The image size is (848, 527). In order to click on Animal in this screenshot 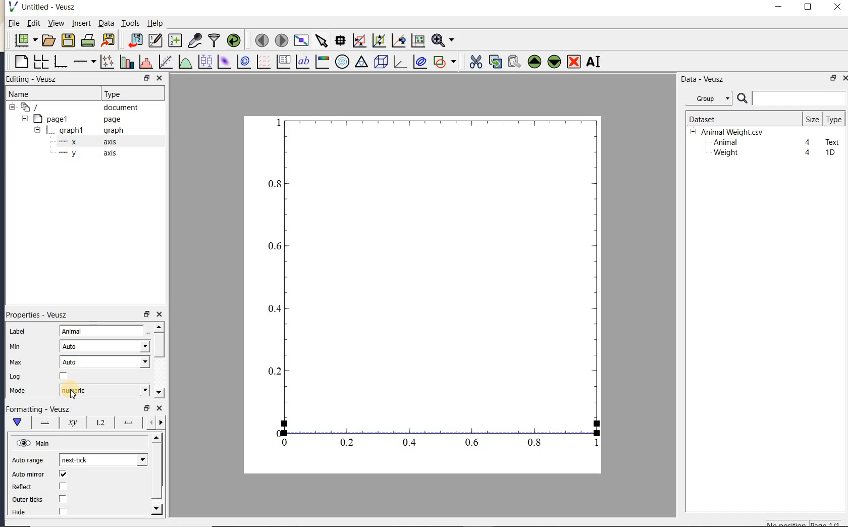, I will do `click(724, 143)`.